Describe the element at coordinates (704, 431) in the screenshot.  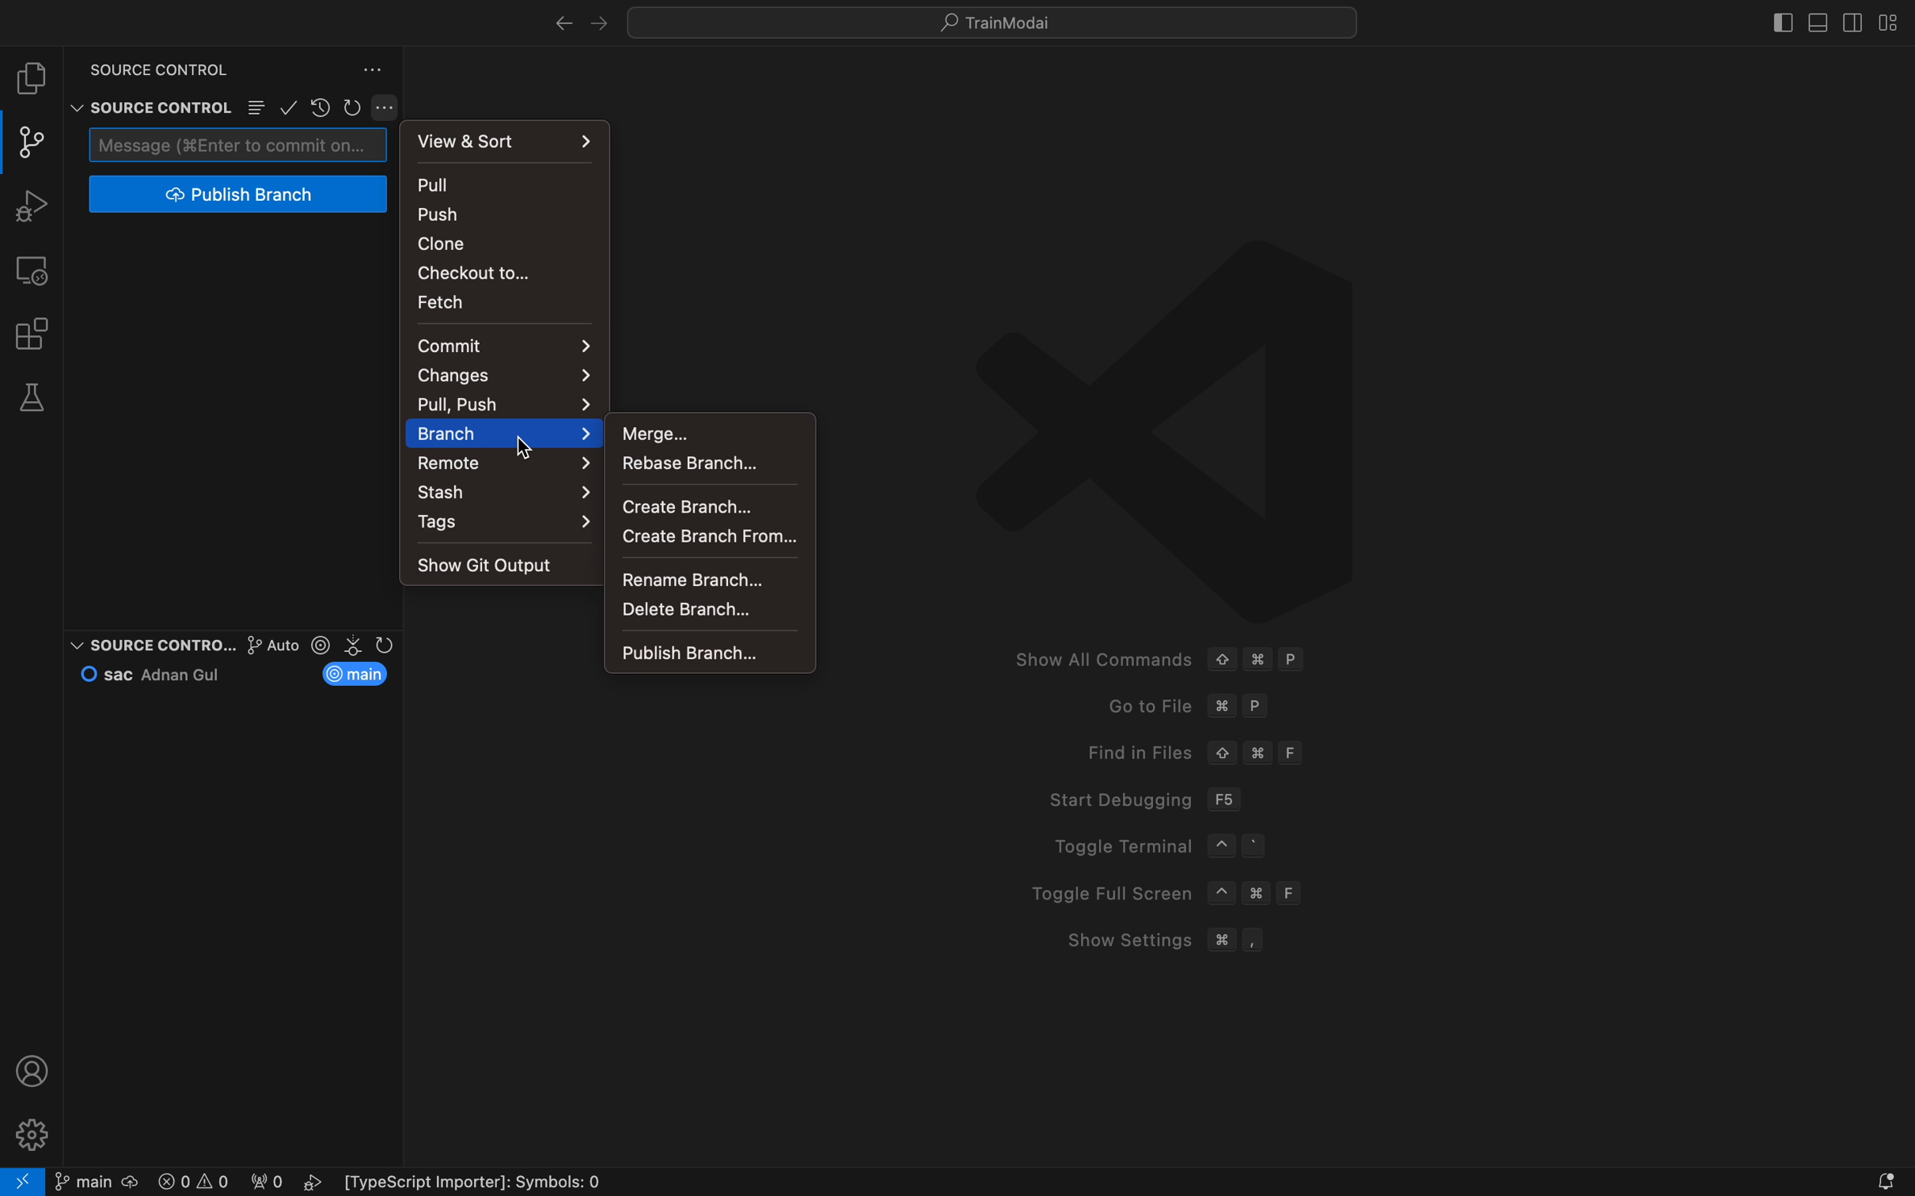
I see `merge` at that location.